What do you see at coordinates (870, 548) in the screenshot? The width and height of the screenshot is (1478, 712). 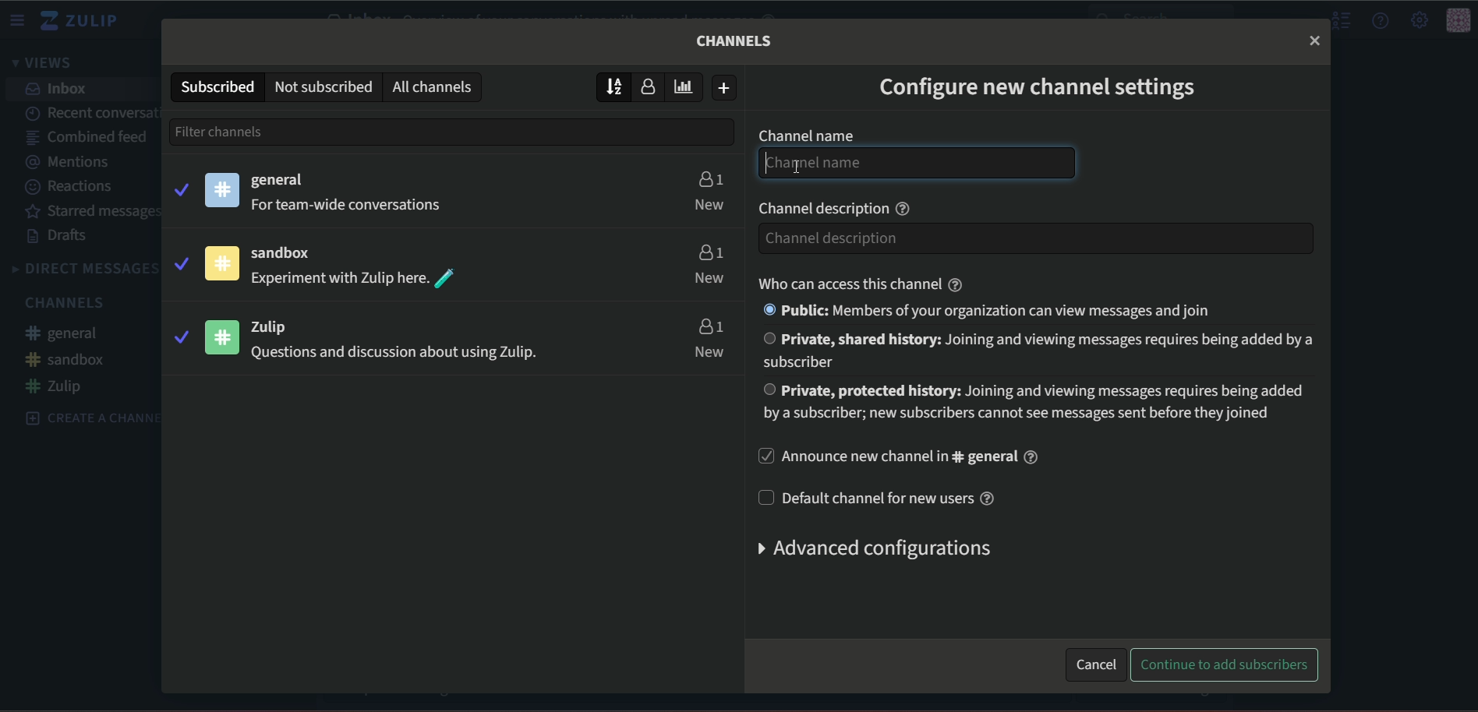 I see `Advanced configurations` at bounding box center [870, 548].